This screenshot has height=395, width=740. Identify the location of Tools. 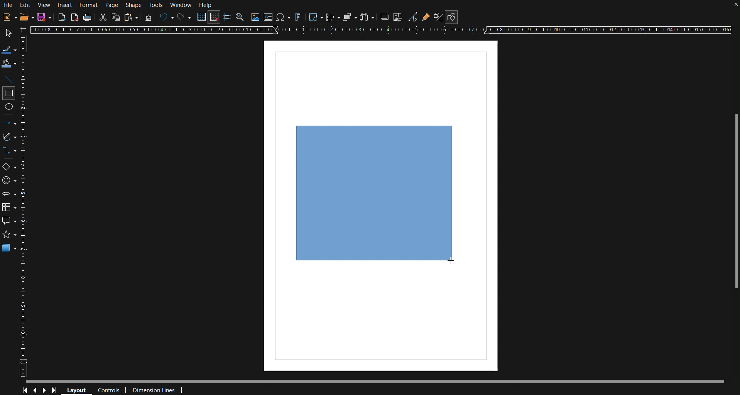
(157, 5).